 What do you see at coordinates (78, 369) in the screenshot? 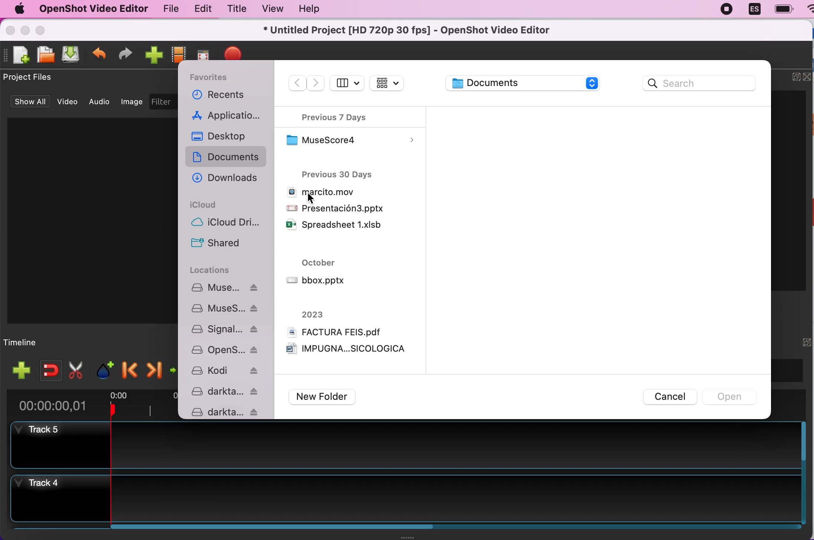
I see `cut` at bounding box center [78, 369].